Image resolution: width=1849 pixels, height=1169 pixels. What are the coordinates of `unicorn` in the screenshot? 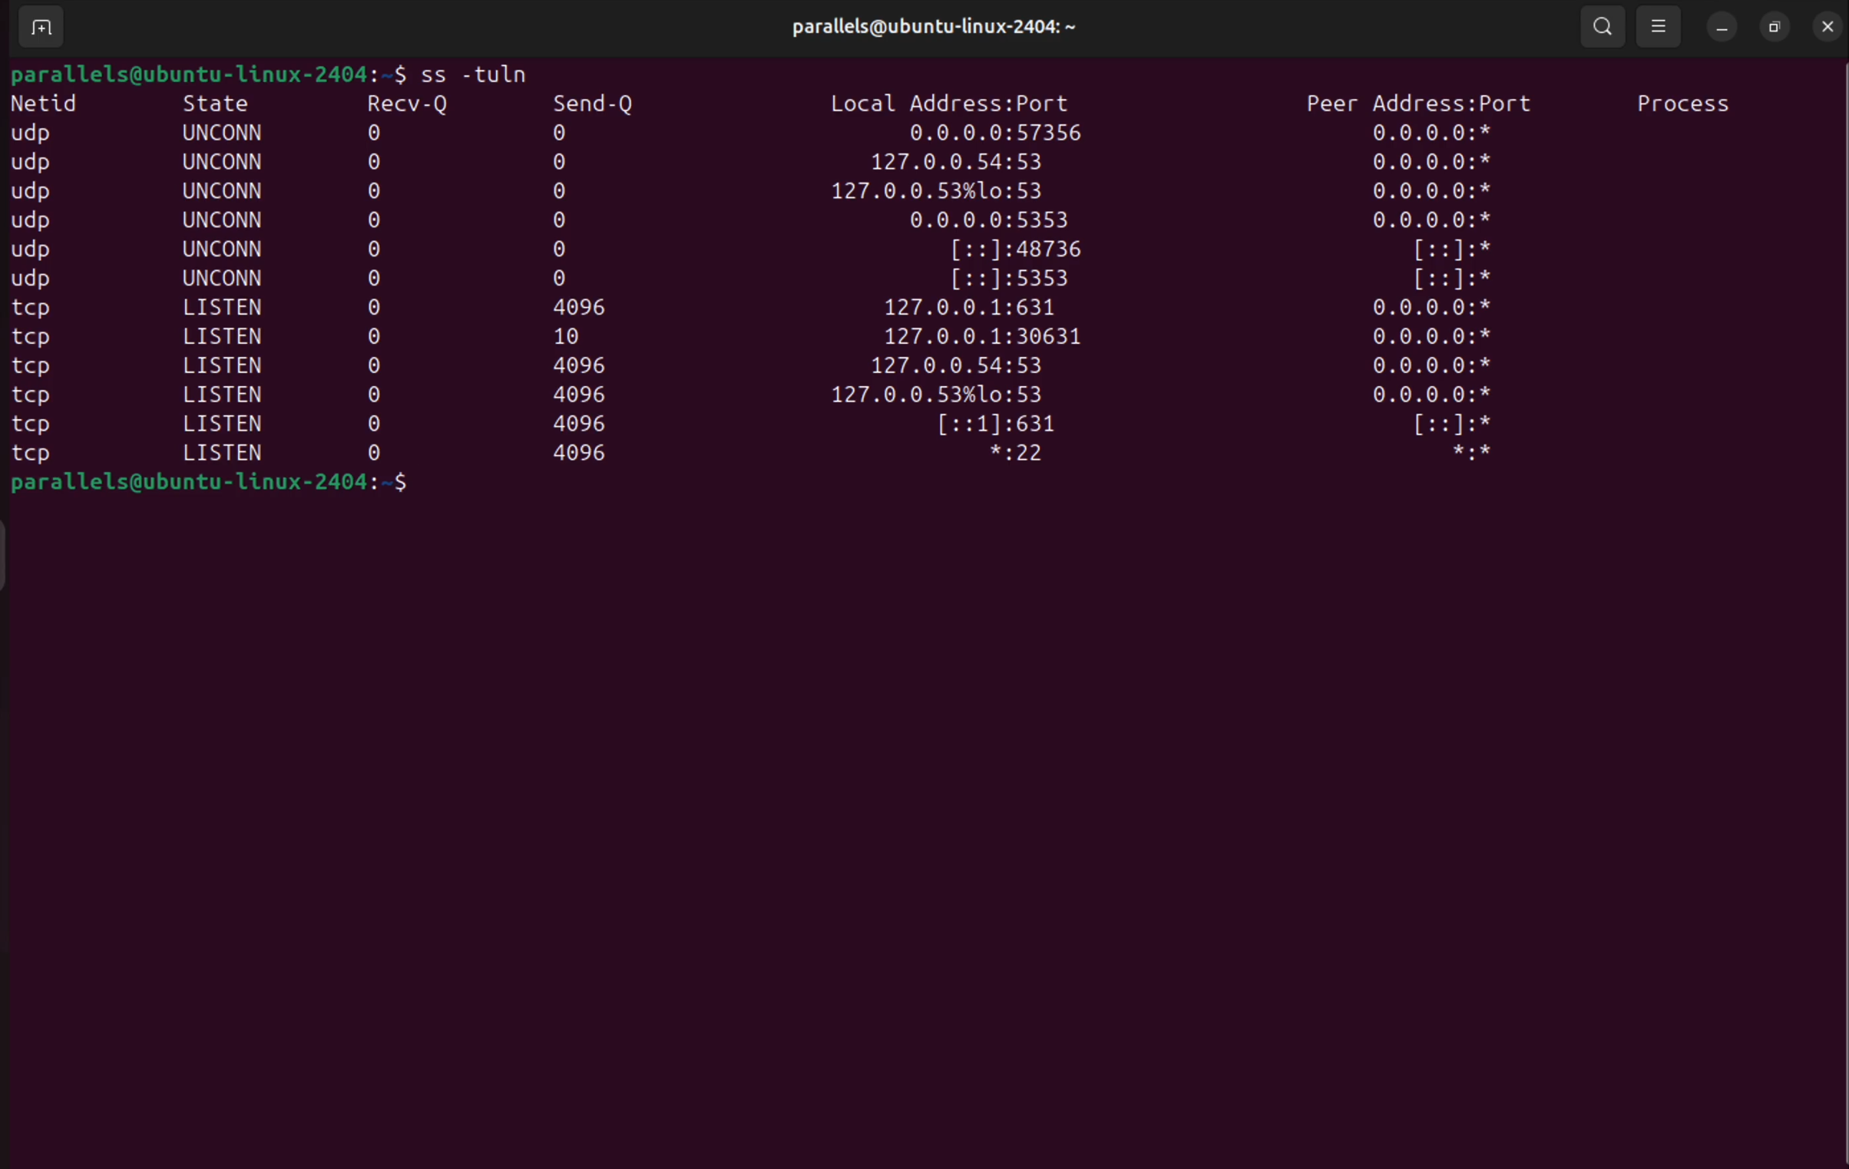 It's located at (227, 133).